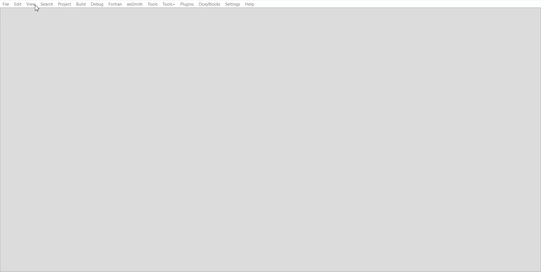 The height and width of the screenshot is (272, 541). I want to click on Project, so click(65, 5).